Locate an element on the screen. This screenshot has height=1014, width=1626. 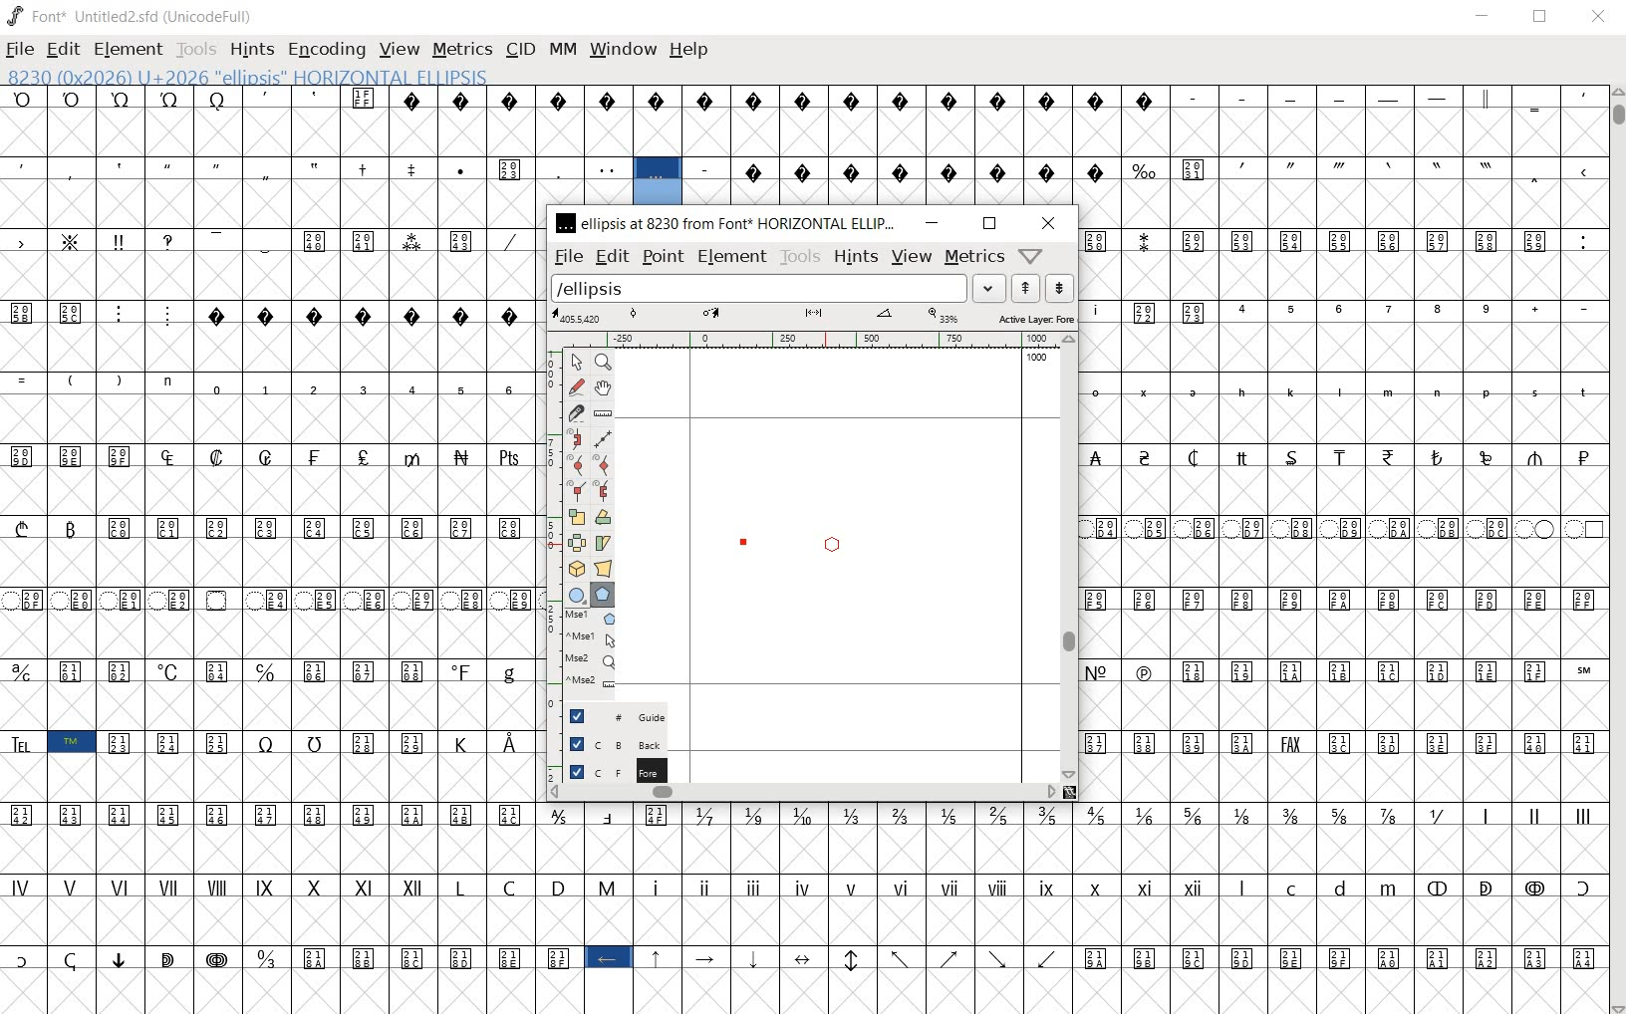
FONT*UNTITLED2.SFD (UNICODEFULL) is located at coordinates (134, 14).